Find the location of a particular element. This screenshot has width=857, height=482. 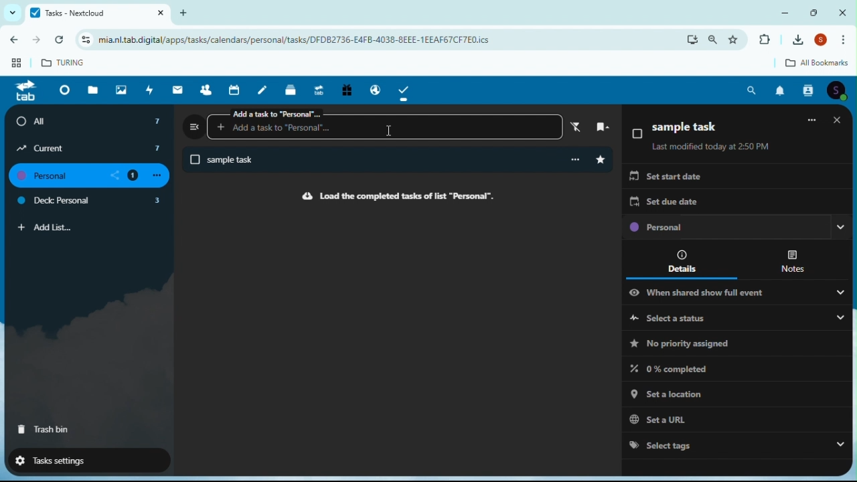

Task is located at coordinates (405, 90).